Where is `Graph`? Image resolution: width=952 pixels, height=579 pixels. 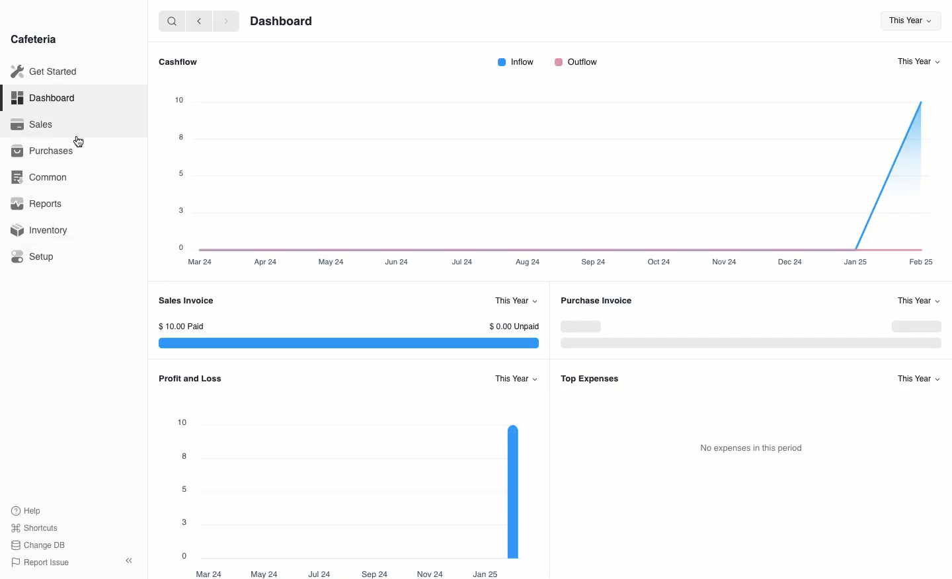
Graph is located at coordinates (754, 337).